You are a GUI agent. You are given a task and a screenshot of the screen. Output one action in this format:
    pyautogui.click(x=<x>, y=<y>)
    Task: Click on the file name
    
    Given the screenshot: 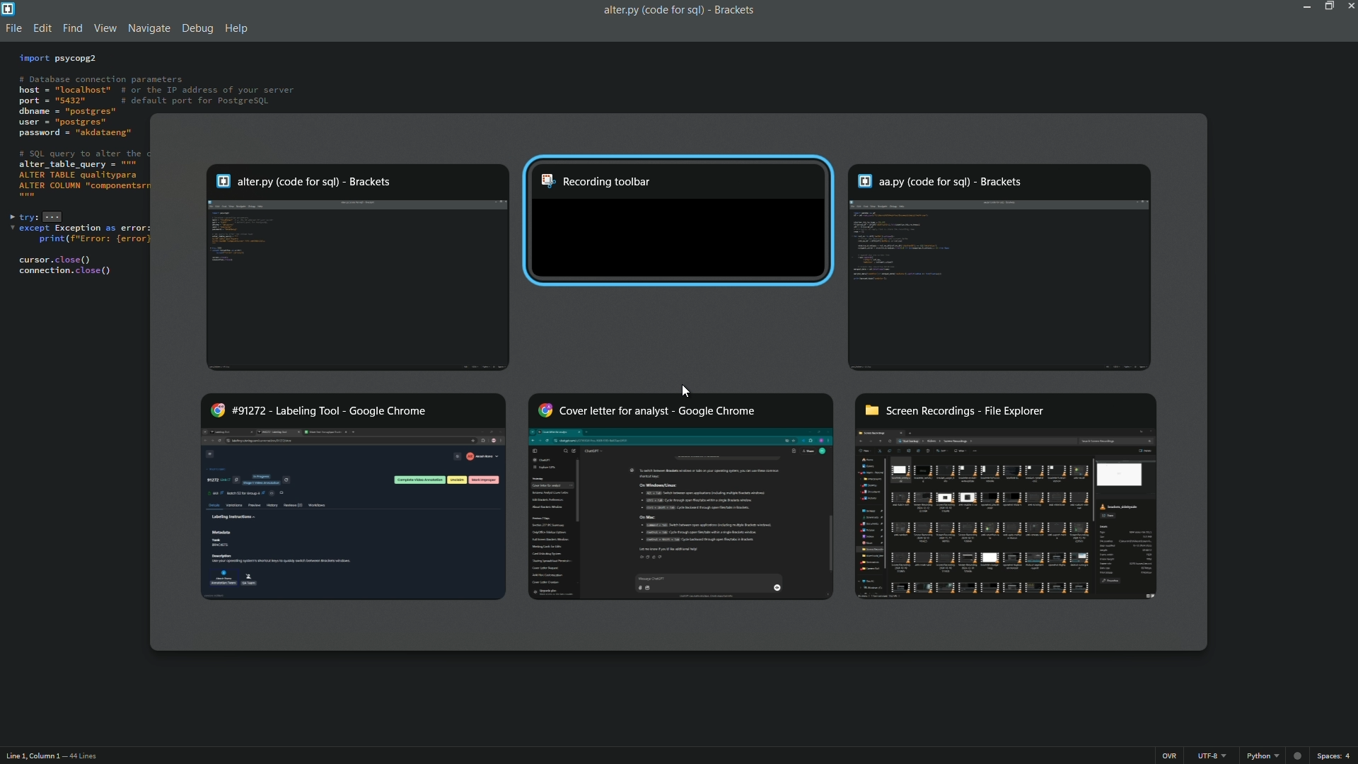 What is the action you would take?
    pyautogui.click(x=650, y=11)
    